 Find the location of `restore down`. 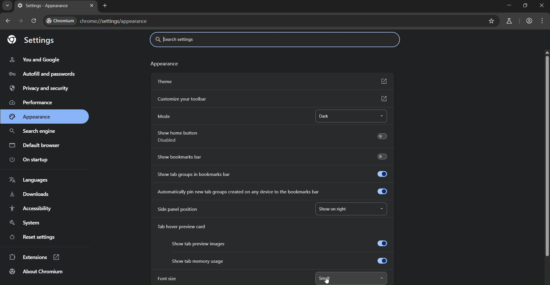

restore down is located at coordinates (525, 5).